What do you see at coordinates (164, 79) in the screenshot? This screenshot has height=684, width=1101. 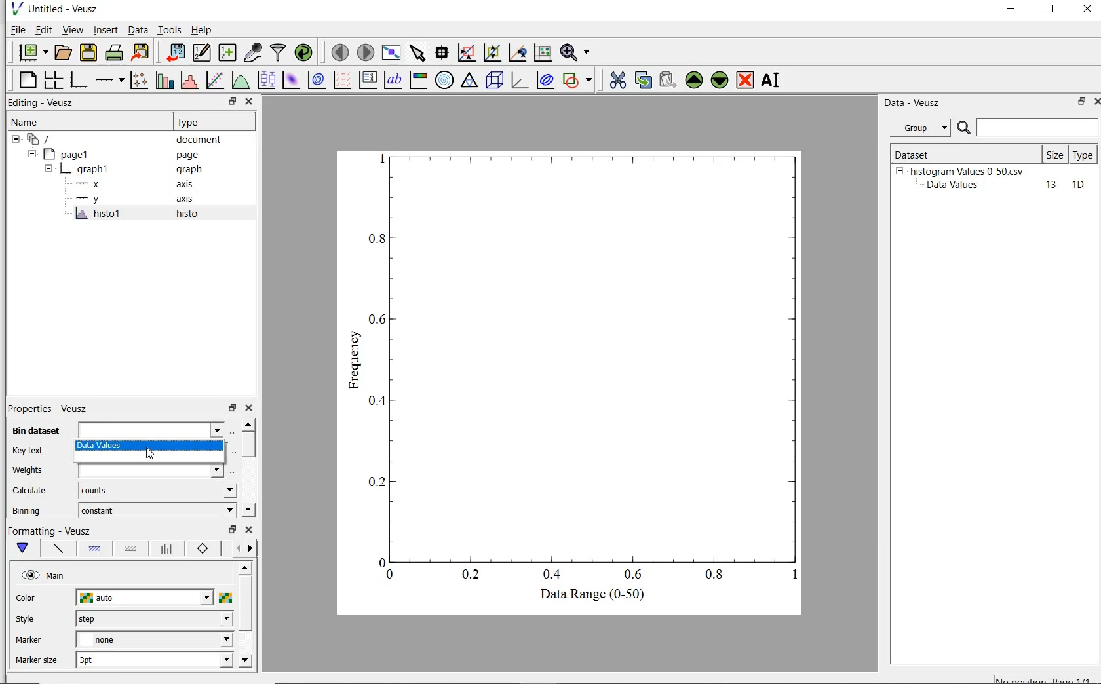 I see `plot bar charts` at bounding box center [164, 79].